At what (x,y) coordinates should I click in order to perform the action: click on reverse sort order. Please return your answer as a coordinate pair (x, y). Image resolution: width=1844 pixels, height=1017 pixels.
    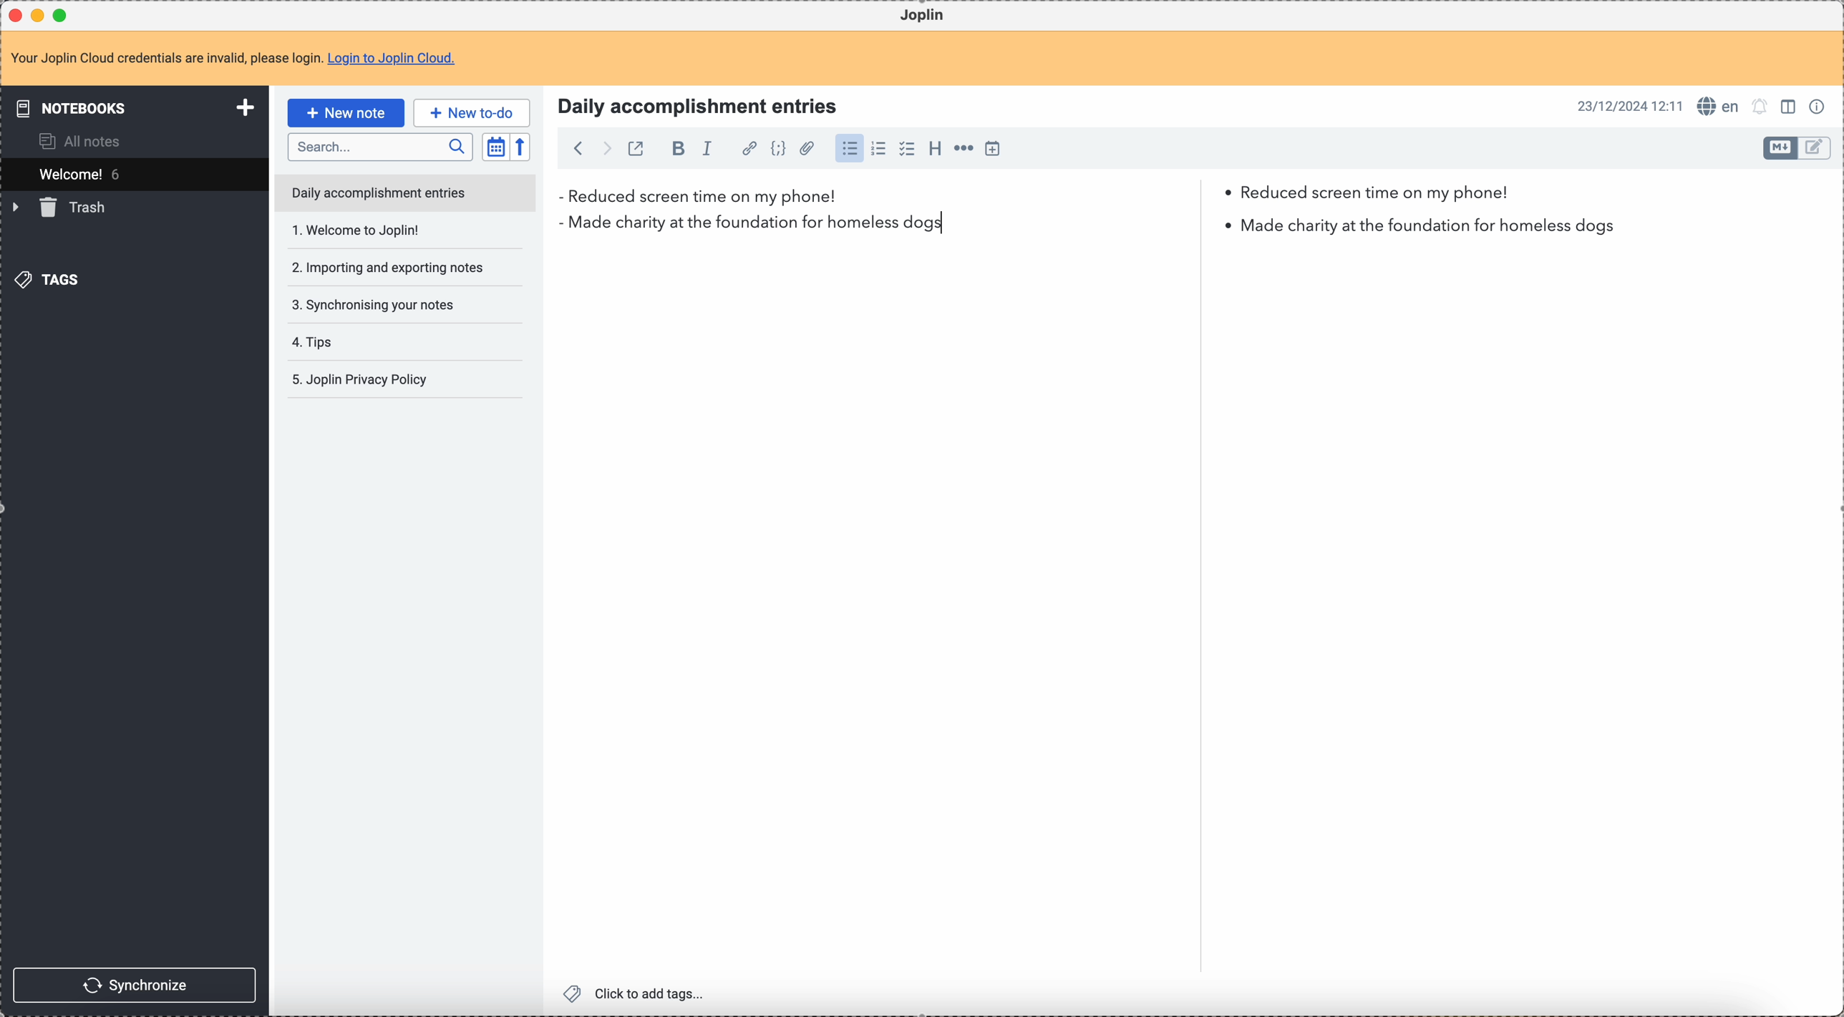
    Looking at the image, I should click on (520, 147).